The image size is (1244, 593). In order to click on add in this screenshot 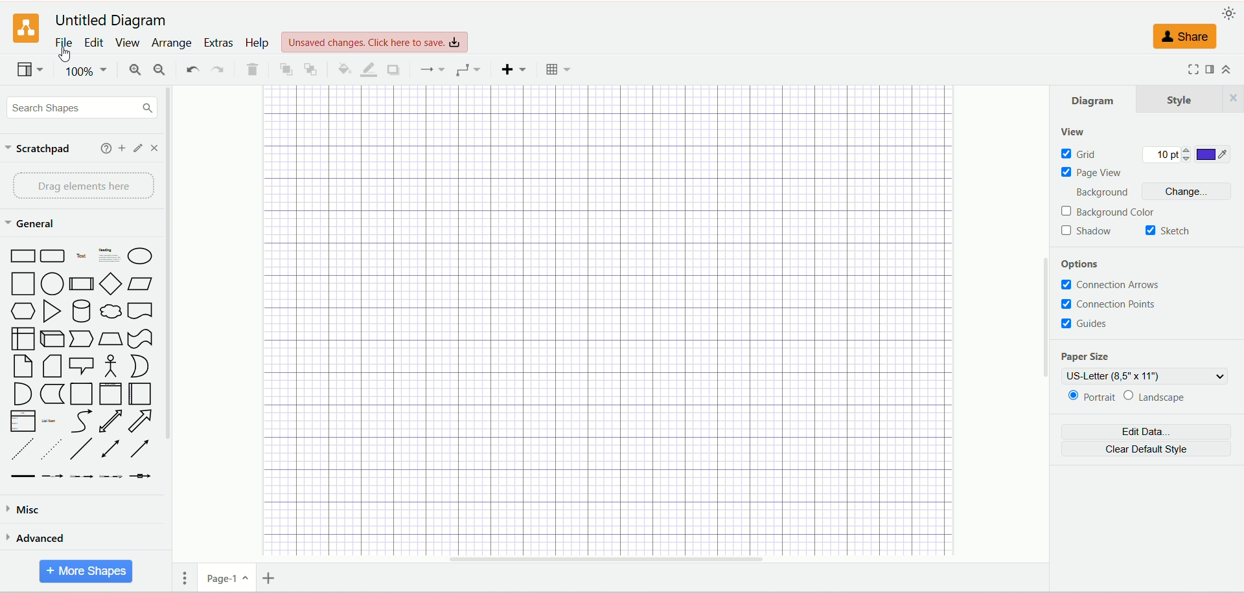, I will do `click(119, 148)`.